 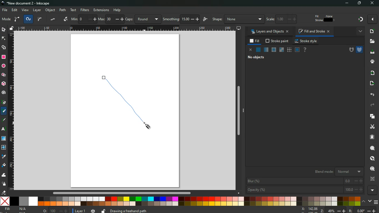 I want to click on fill, so click(x=255, y=41).